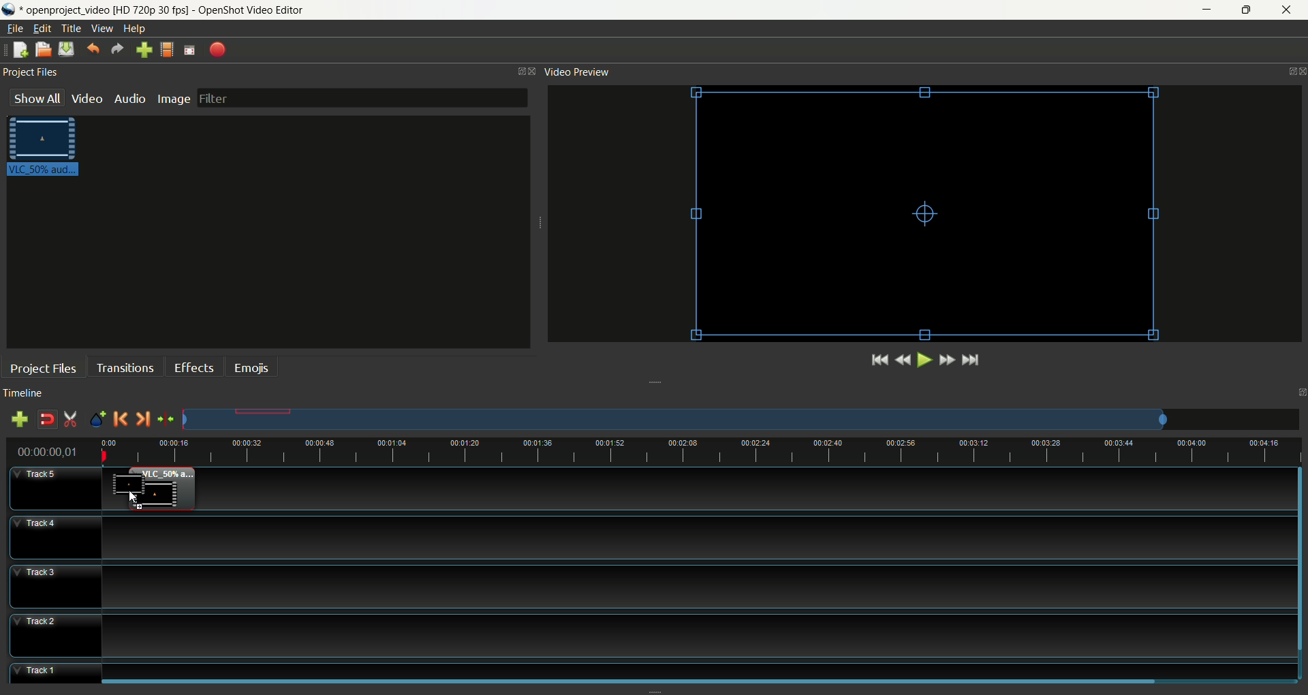 This screenshot has width=1308, height=695. I want to click on Timeline, so click(700, 452).